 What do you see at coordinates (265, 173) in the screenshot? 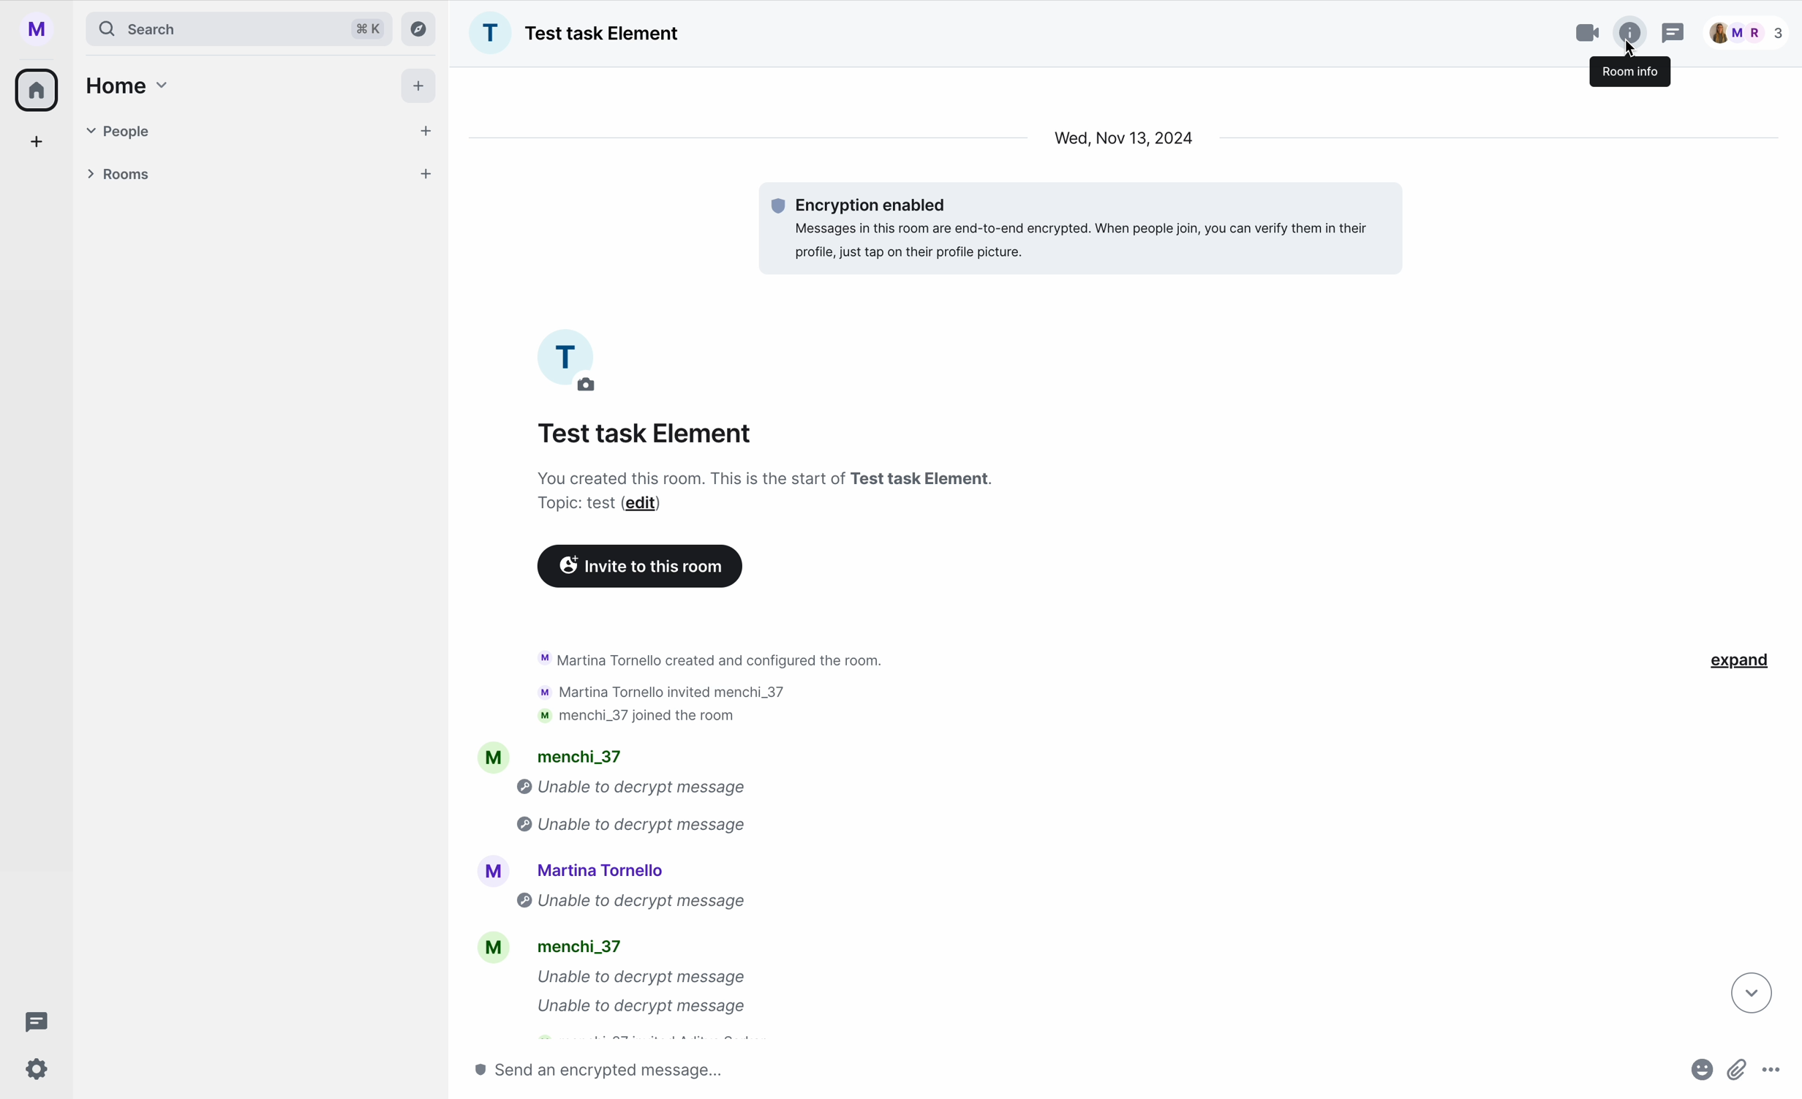
I see `rooms tab` at bounding box center [265, 173].